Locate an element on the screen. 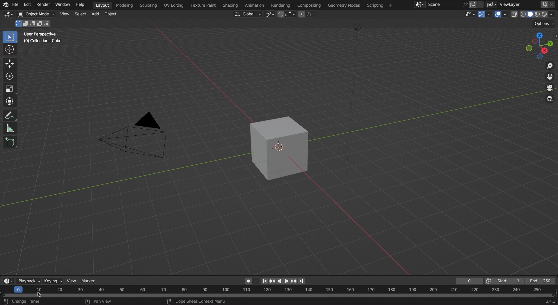  Mode is located at coordinates (33, 24).